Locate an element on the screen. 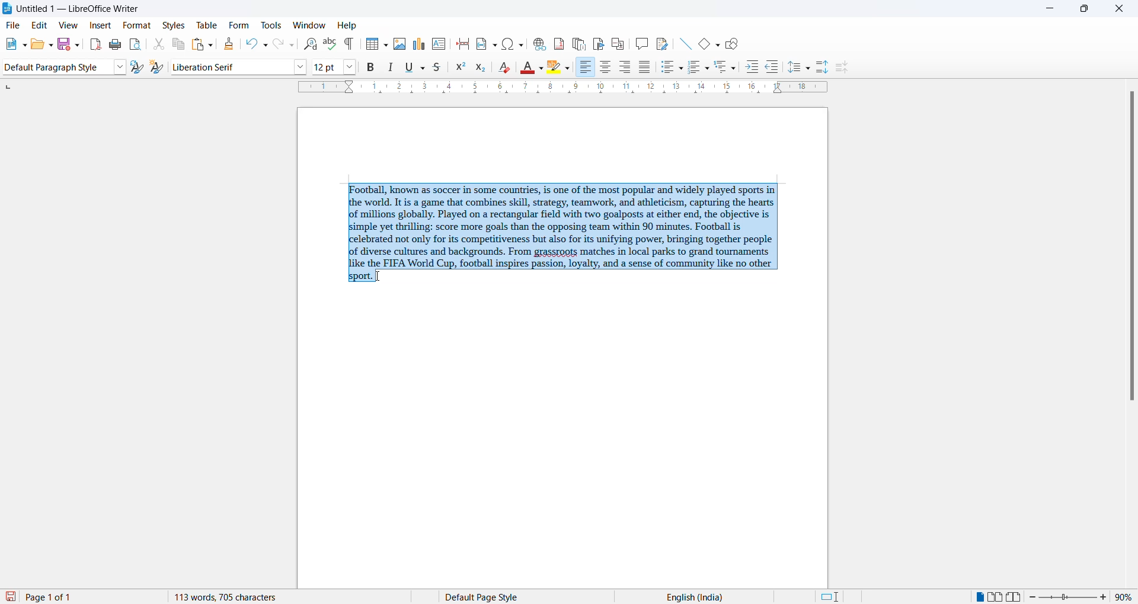 This screenshot has height=604, width=1138. page style is located at coordinates (543, 597).